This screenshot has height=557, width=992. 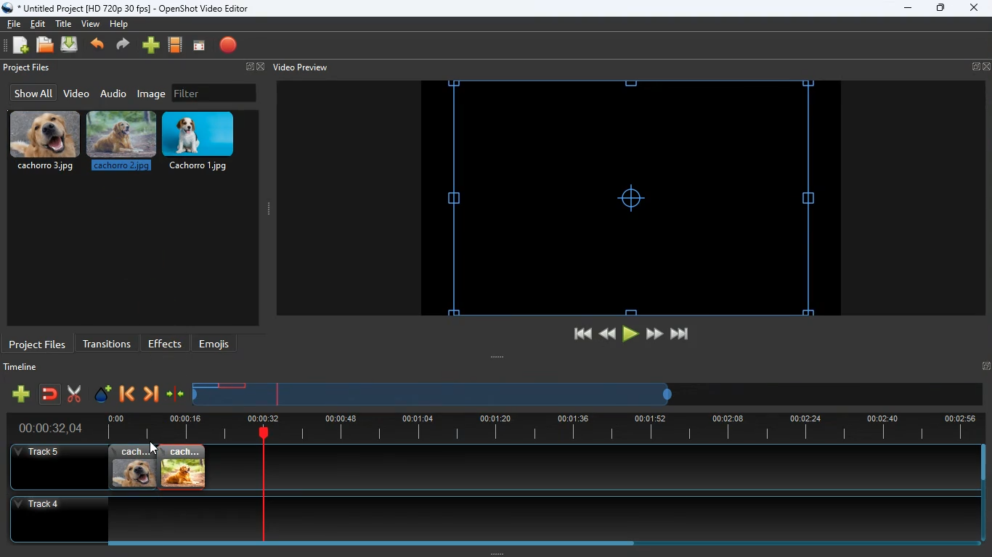 I want to click on end, so click(x=681, y=337).